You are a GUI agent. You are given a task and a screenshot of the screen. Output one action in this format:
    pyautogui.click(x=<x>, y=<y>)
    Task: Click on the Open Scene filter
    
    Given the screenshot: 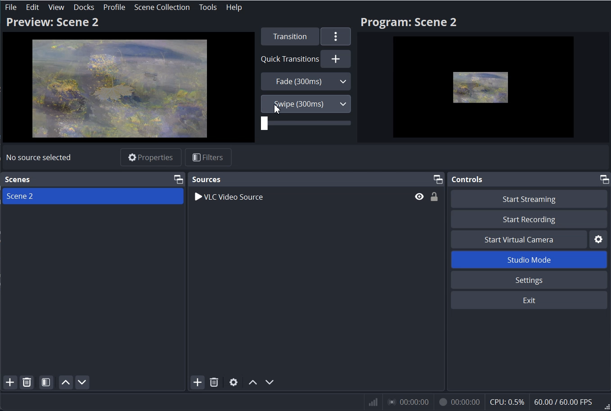 What is the action you would take?
    pyautogui.click(x=46, y=382)
    